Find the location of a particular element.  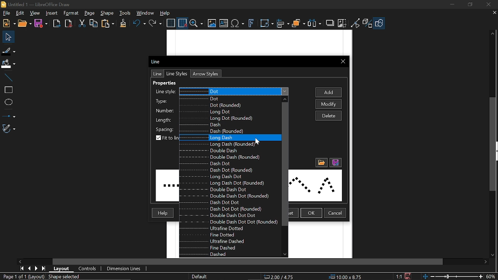

Current page is located at coordinates (23, 276).